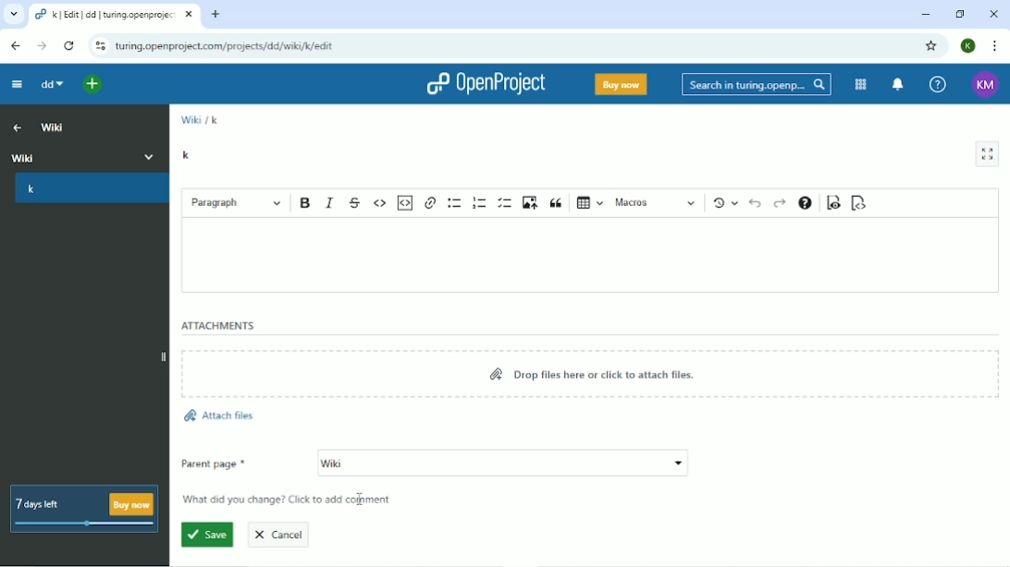  What do you see at coordinates (456, 202) in the screenshot?
I see `Bulleted list` at bounding box center [456, 202].